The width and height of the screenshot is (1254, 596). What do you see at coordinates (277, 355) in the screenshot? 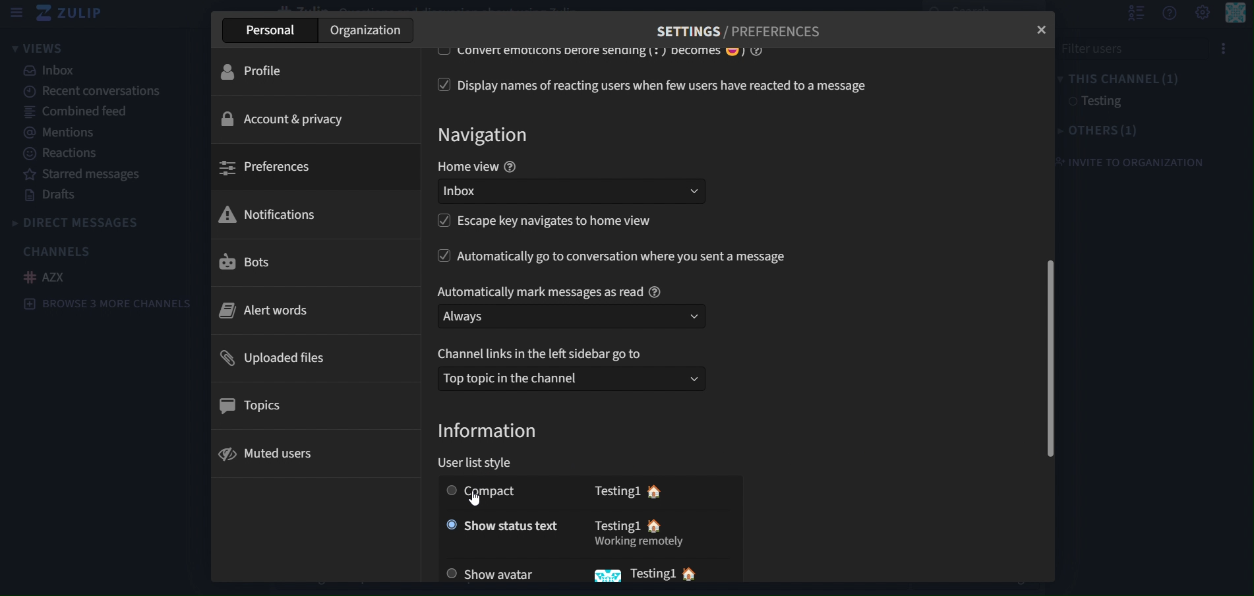
I see `uploaded files` at bounding box center [277, 355].